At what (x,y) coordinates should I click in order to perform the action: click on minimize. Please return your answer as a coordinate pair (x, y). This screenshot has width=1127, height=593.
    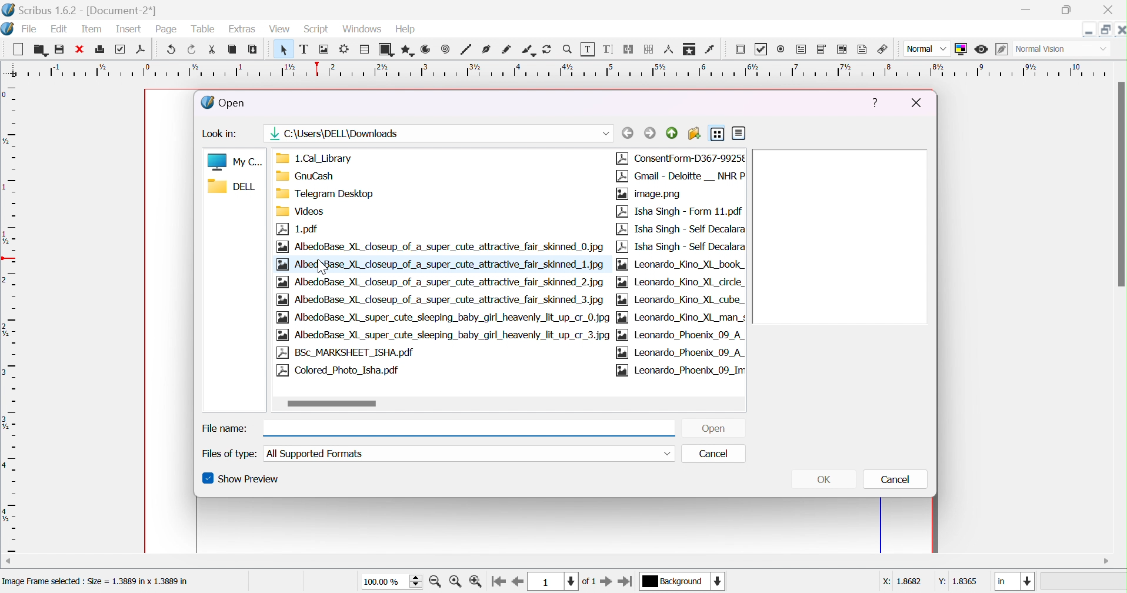
    Looking at the image, I should click on (1089, 29).